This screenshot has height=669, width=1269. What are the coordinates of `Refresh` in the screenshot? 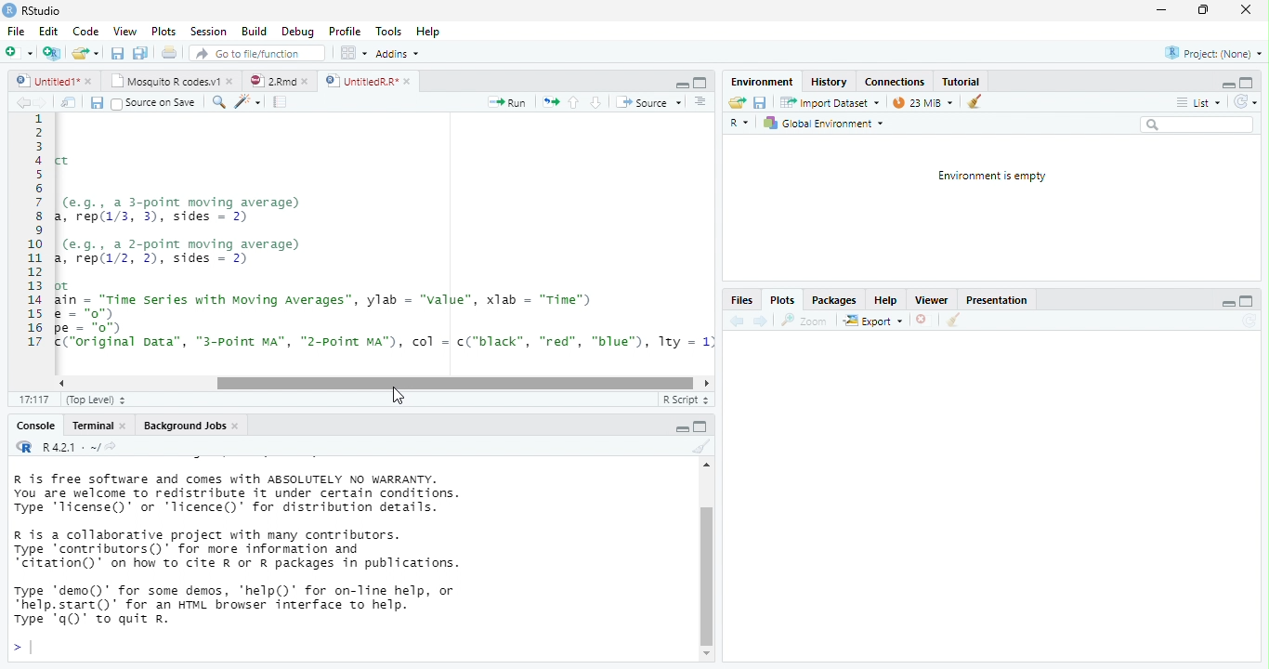 It's located at (1249, 321).